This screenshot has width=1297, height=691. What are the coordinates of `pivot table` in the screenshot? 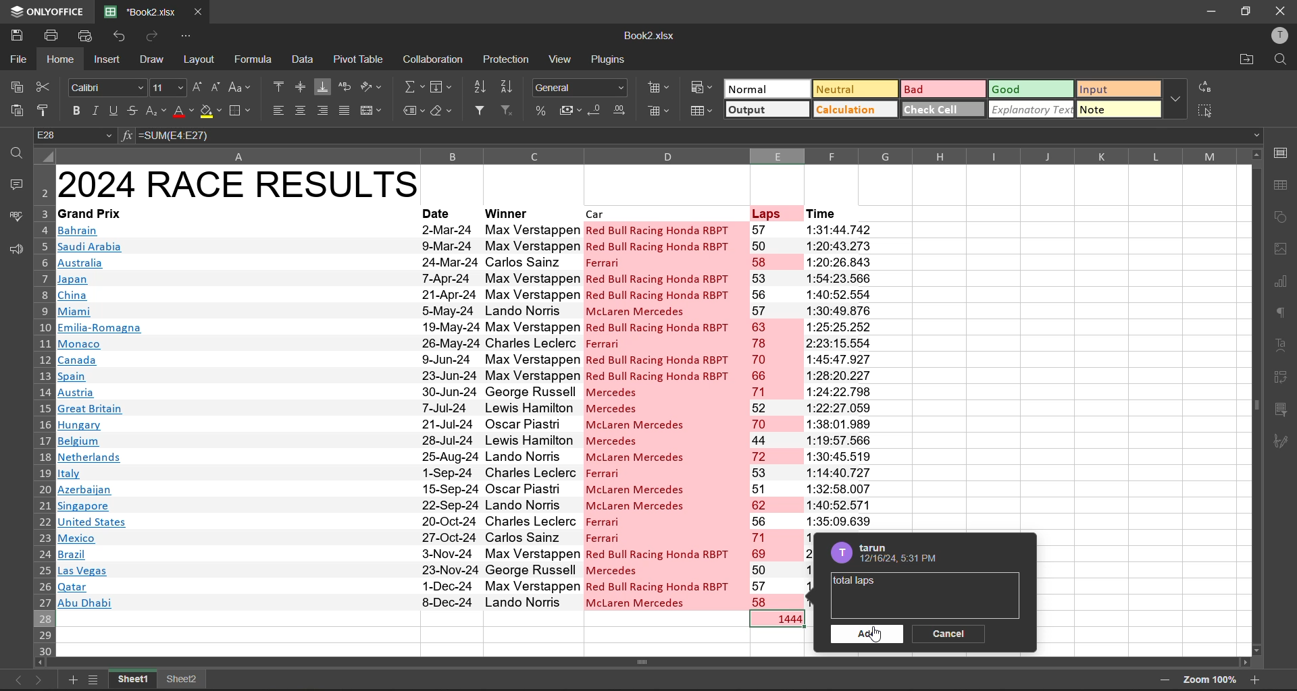 It's located at (362, 60).